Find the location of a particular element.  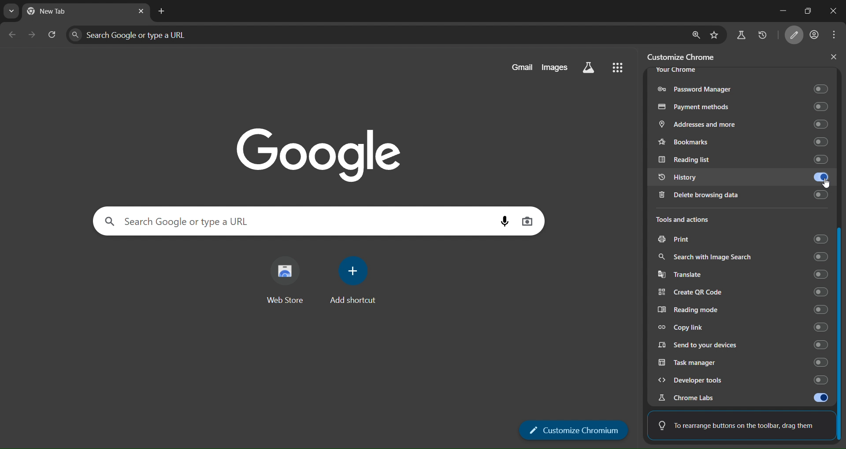

tools and actions is located at coordinates (691, 220).